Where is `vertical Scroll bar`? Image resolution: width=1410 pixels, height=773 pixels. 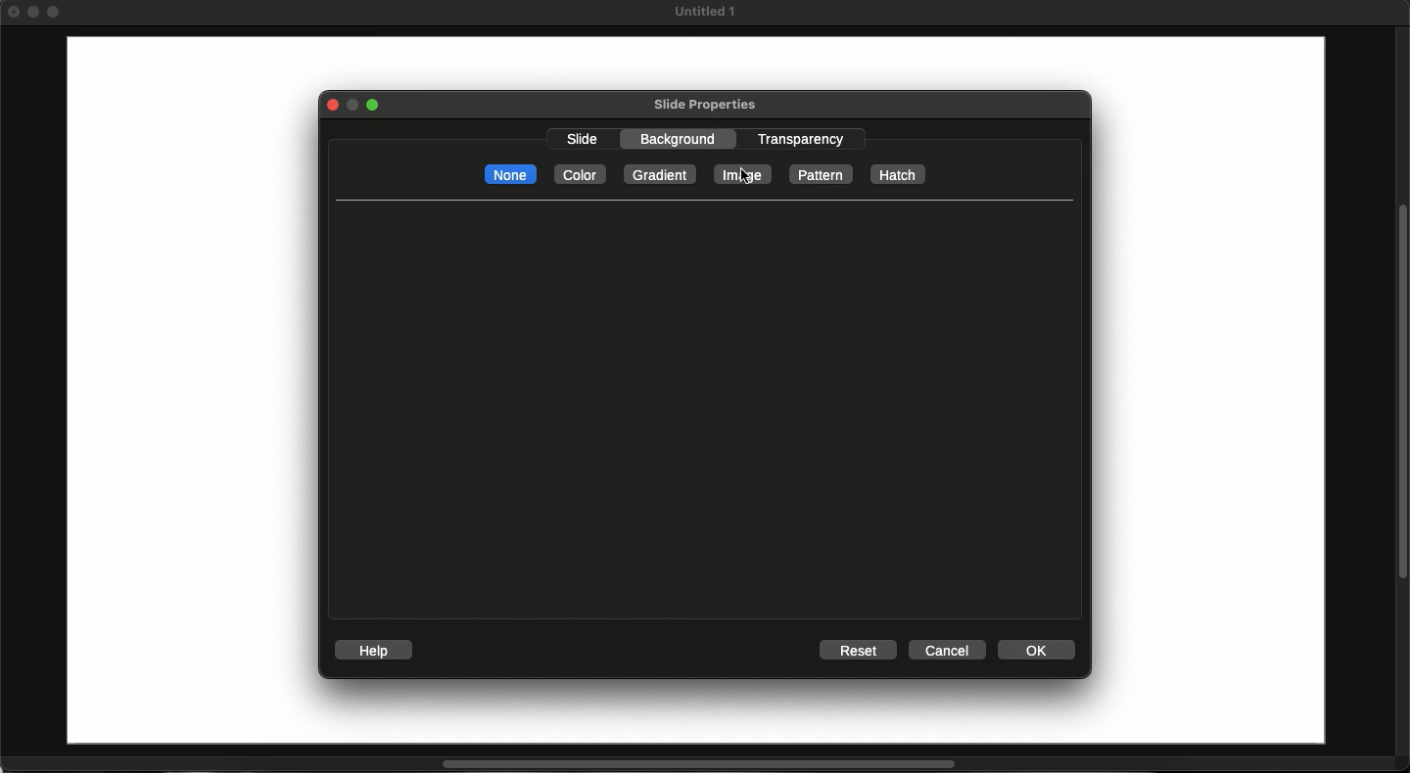 vertical Scroll bar is located at coordinates (1401, 389).